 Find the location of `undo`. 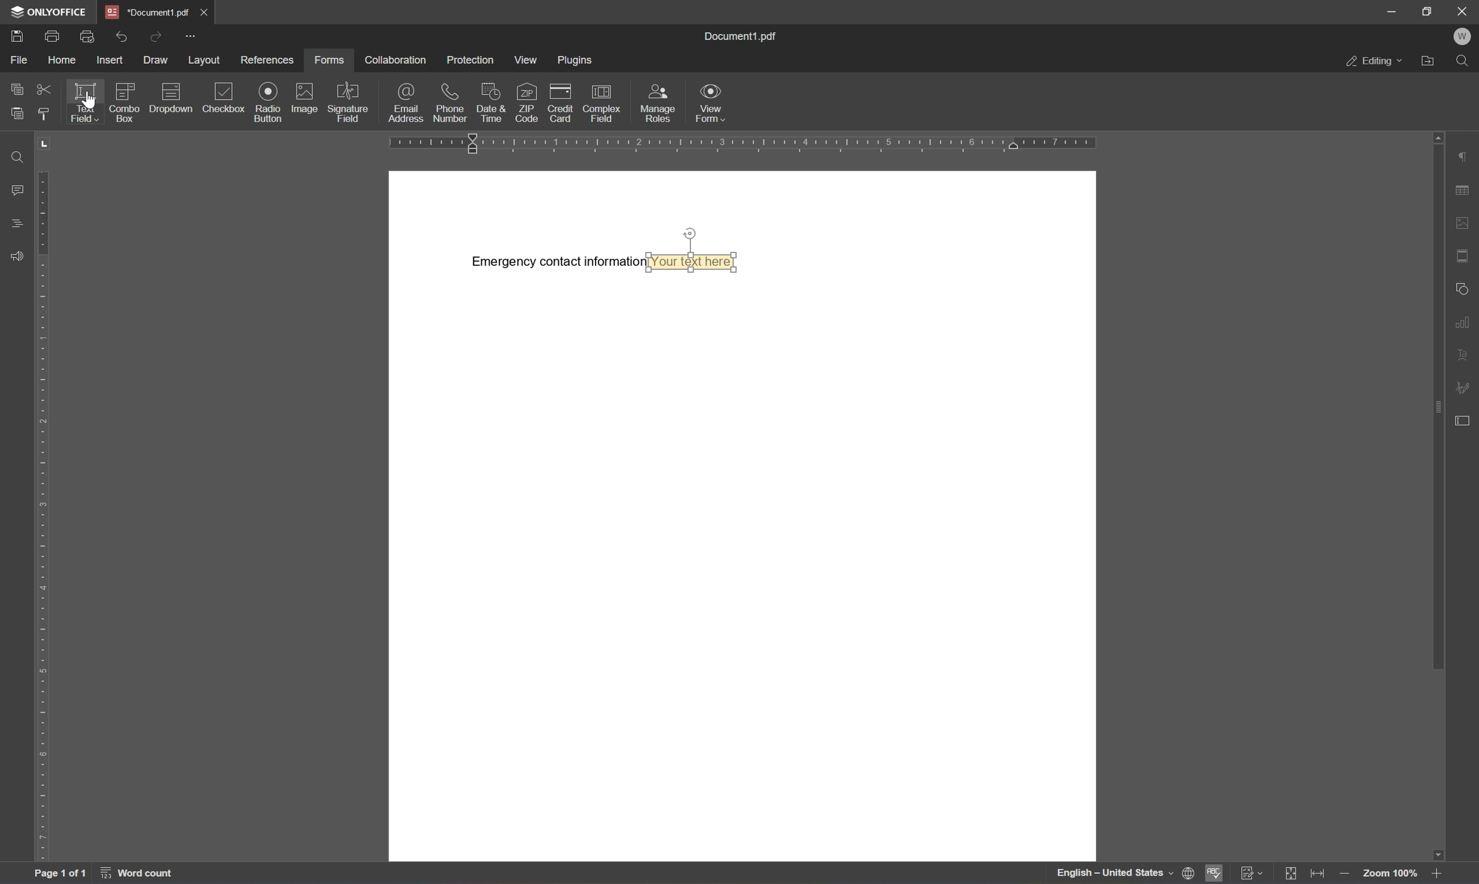

undo is located at coordinates (123, 36).